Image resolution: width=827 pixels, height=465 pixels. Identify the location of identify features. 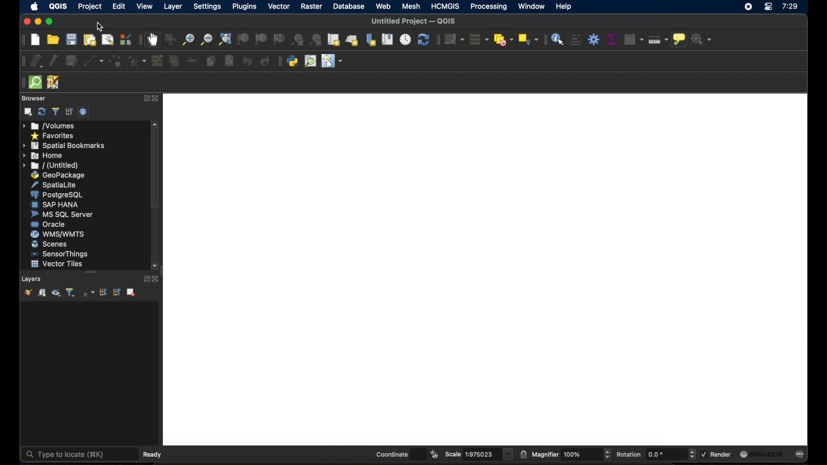
(559, 40).